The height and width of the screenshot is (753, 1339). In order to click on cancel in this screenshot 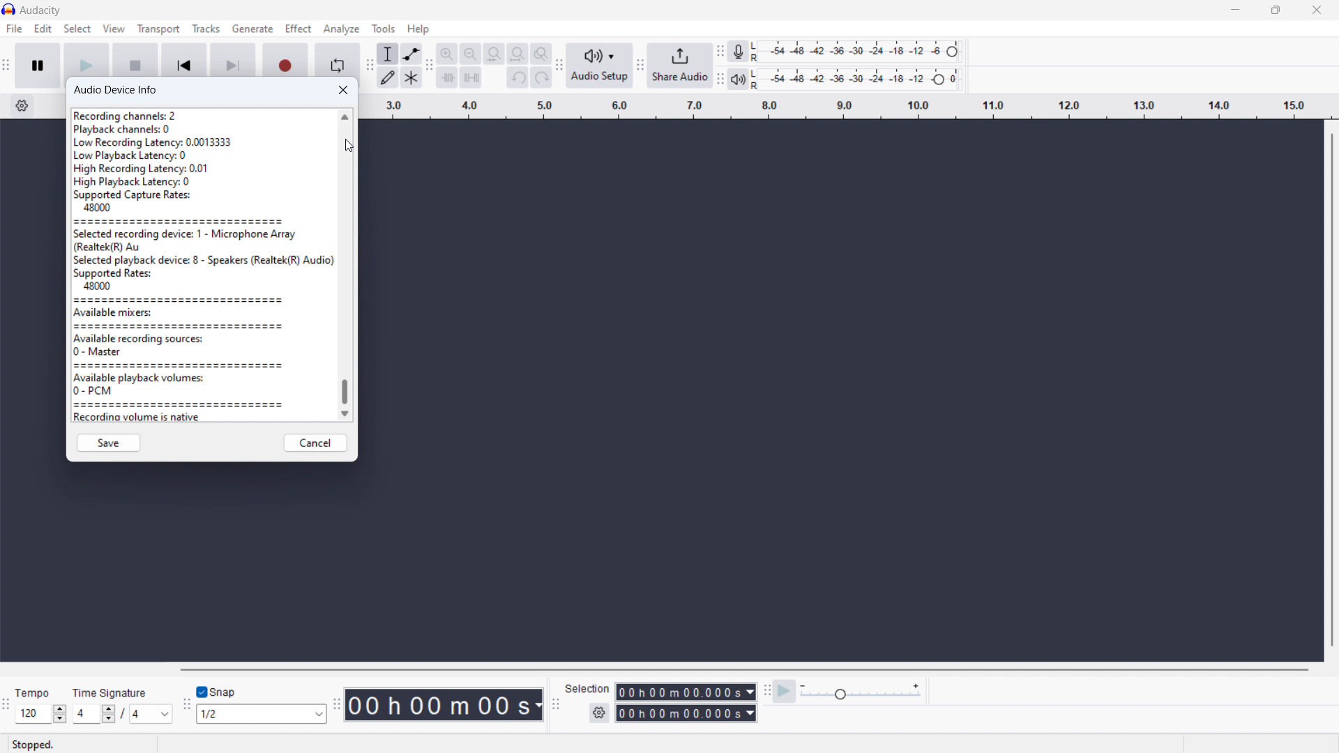, I will do `click(317, 443)`.